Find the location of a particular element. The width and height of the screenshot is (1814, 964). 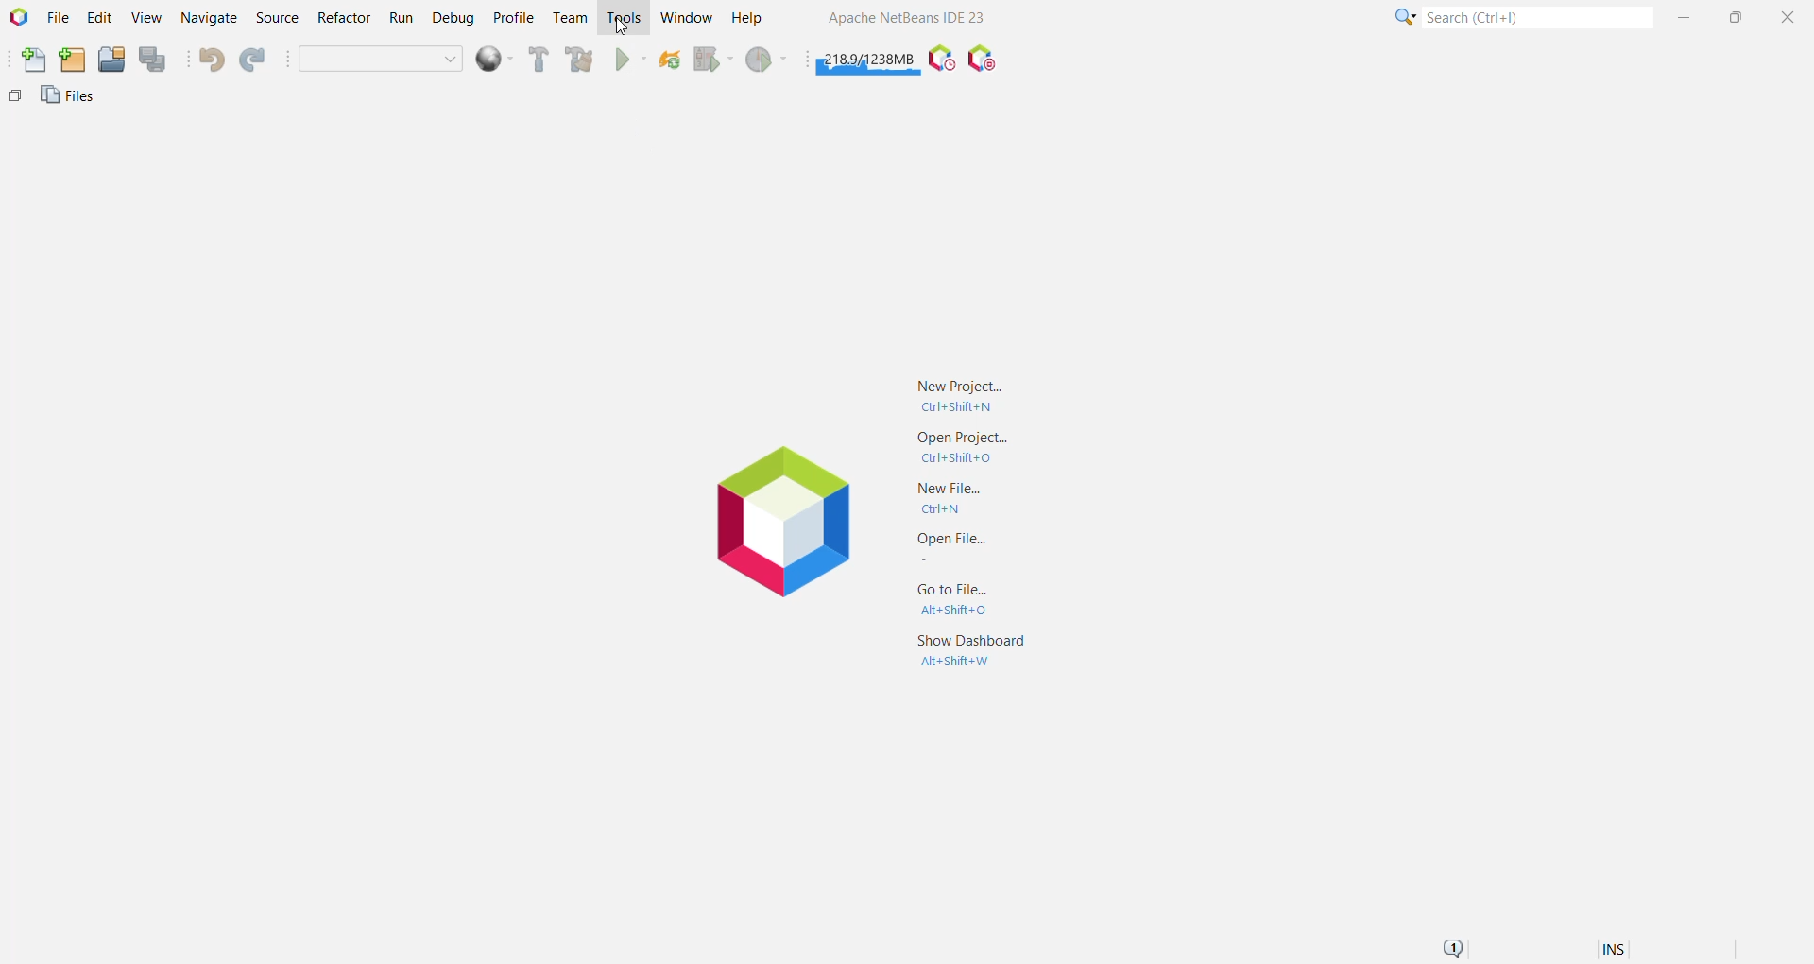

Pause IDE profiling and take a Snapshot is located at coordinates (942, 60).